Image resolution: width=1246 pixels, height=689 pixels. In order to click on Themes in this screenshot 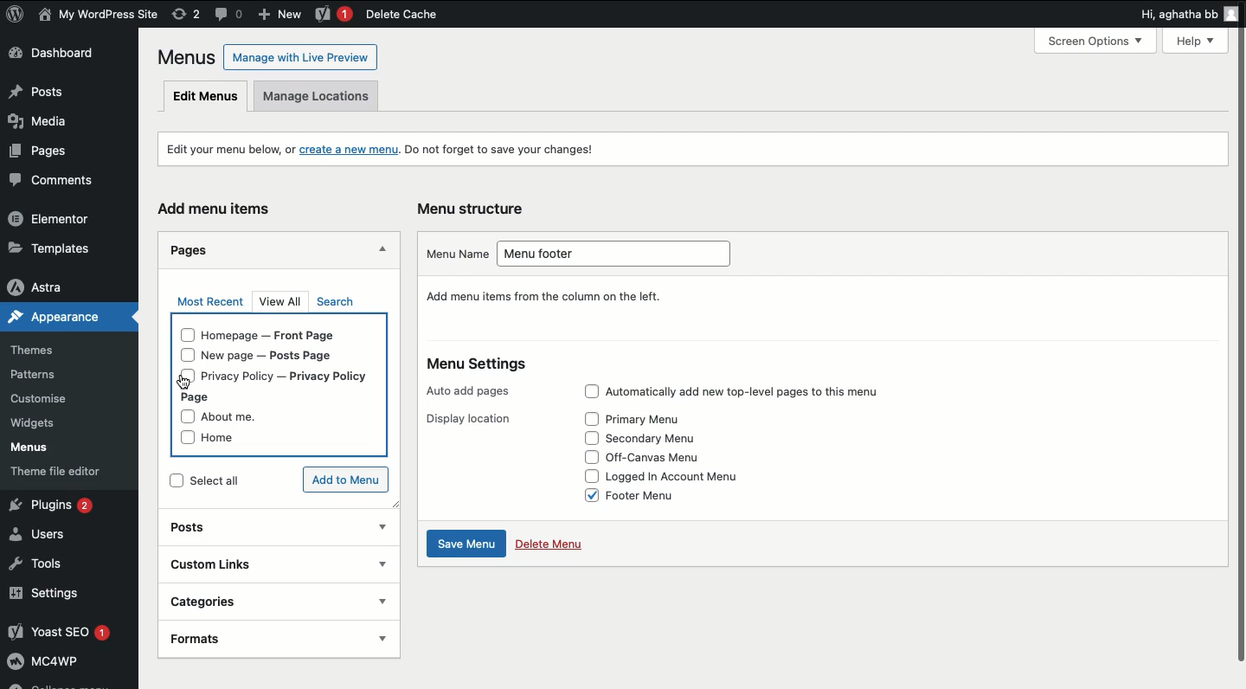, I will do `click(43, 347)`.